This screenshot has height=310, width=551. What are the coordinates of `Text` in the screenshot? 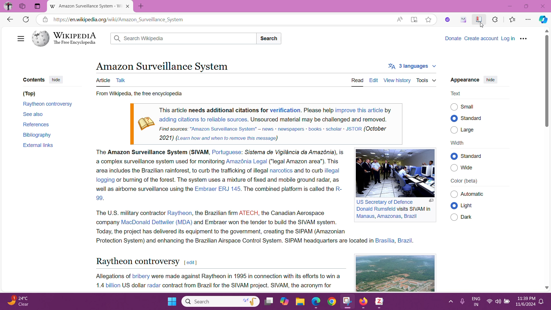 It's located at (457, 93).